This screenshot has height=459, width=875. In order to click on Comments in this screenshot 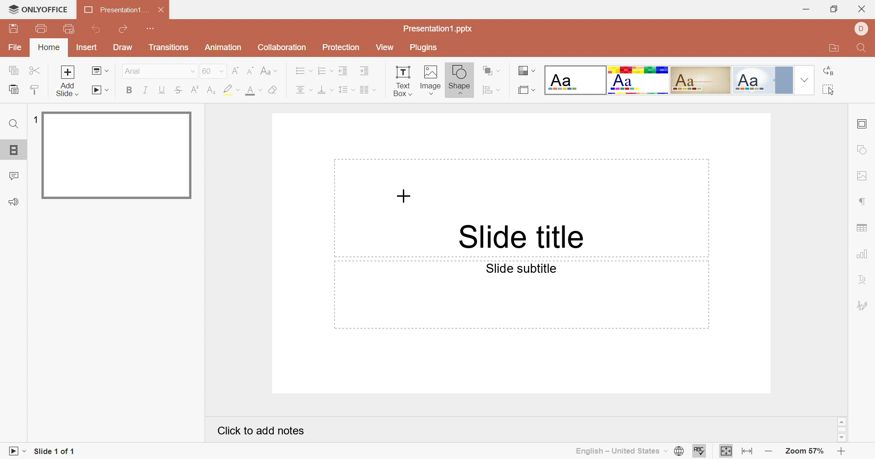, I will do `click(14, 175)`.